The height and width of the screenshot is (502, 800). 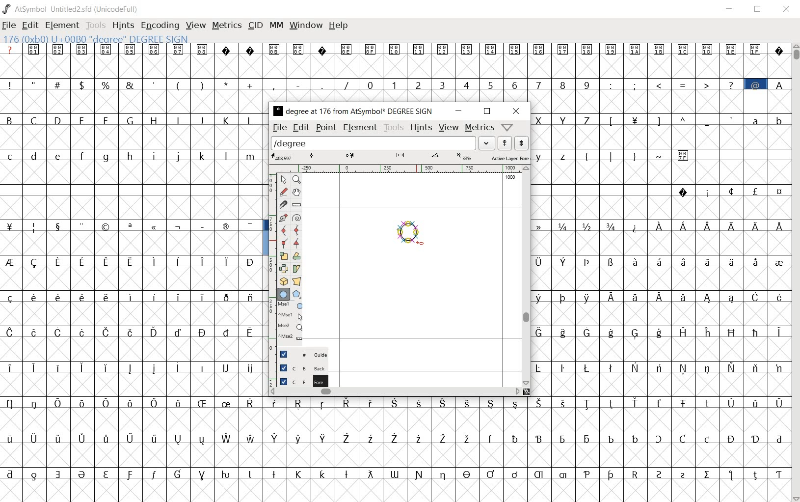 I want to click on empty glyph slot, so click(x=393, y=490).